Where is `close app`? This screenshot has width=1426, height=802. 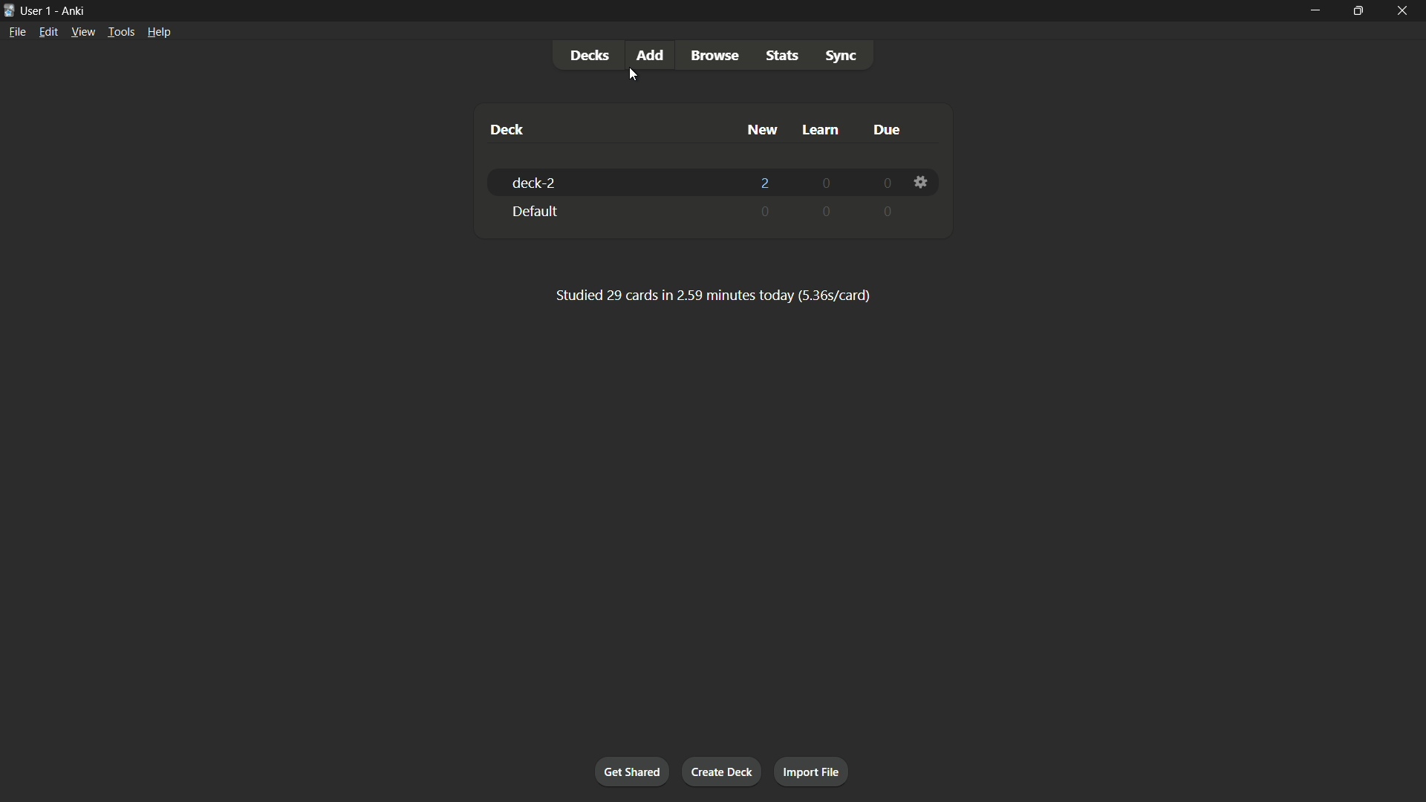 close app is located at coordinates (1404, 11).